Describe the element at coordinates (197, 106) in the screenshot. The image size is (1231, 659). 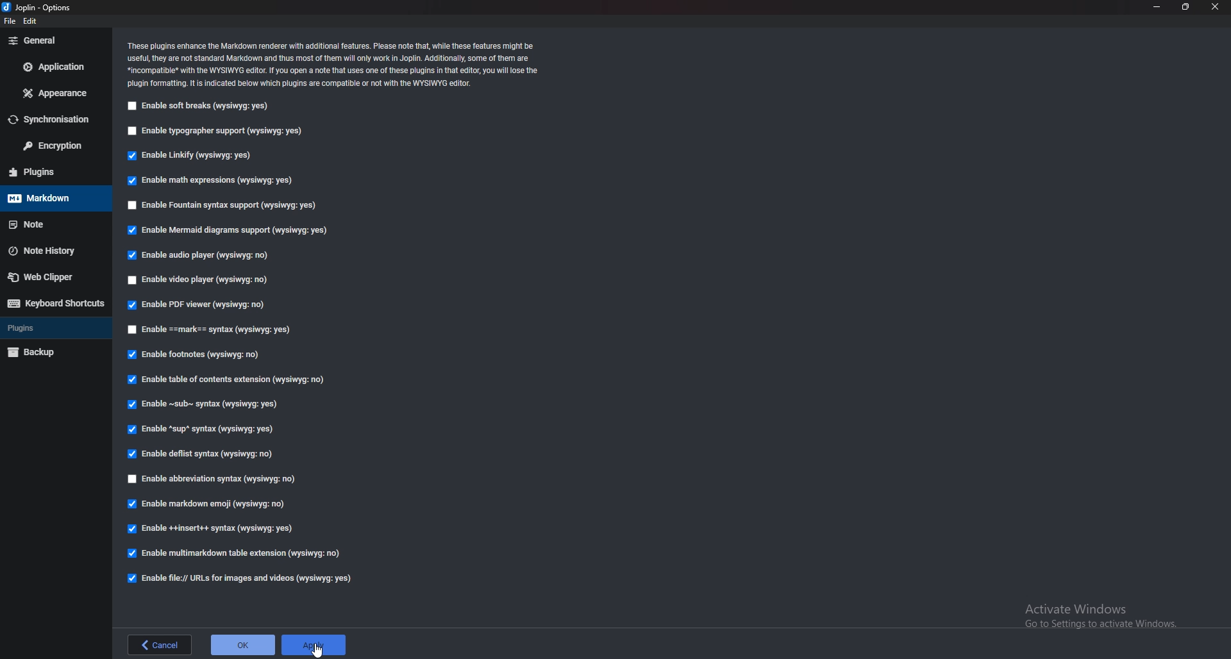
I see `enable soft breaks` at that location.